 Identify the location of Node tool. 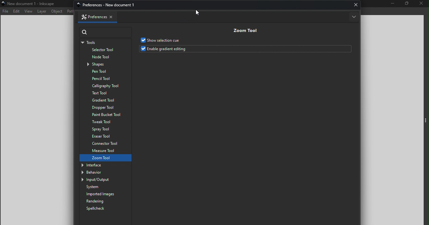
(99, 57).